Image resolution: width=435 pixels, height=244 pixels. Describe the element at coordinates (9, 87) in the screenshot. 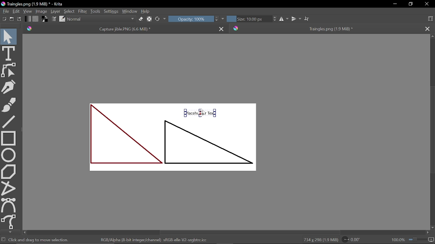

I see `Calligraphy` at that location.